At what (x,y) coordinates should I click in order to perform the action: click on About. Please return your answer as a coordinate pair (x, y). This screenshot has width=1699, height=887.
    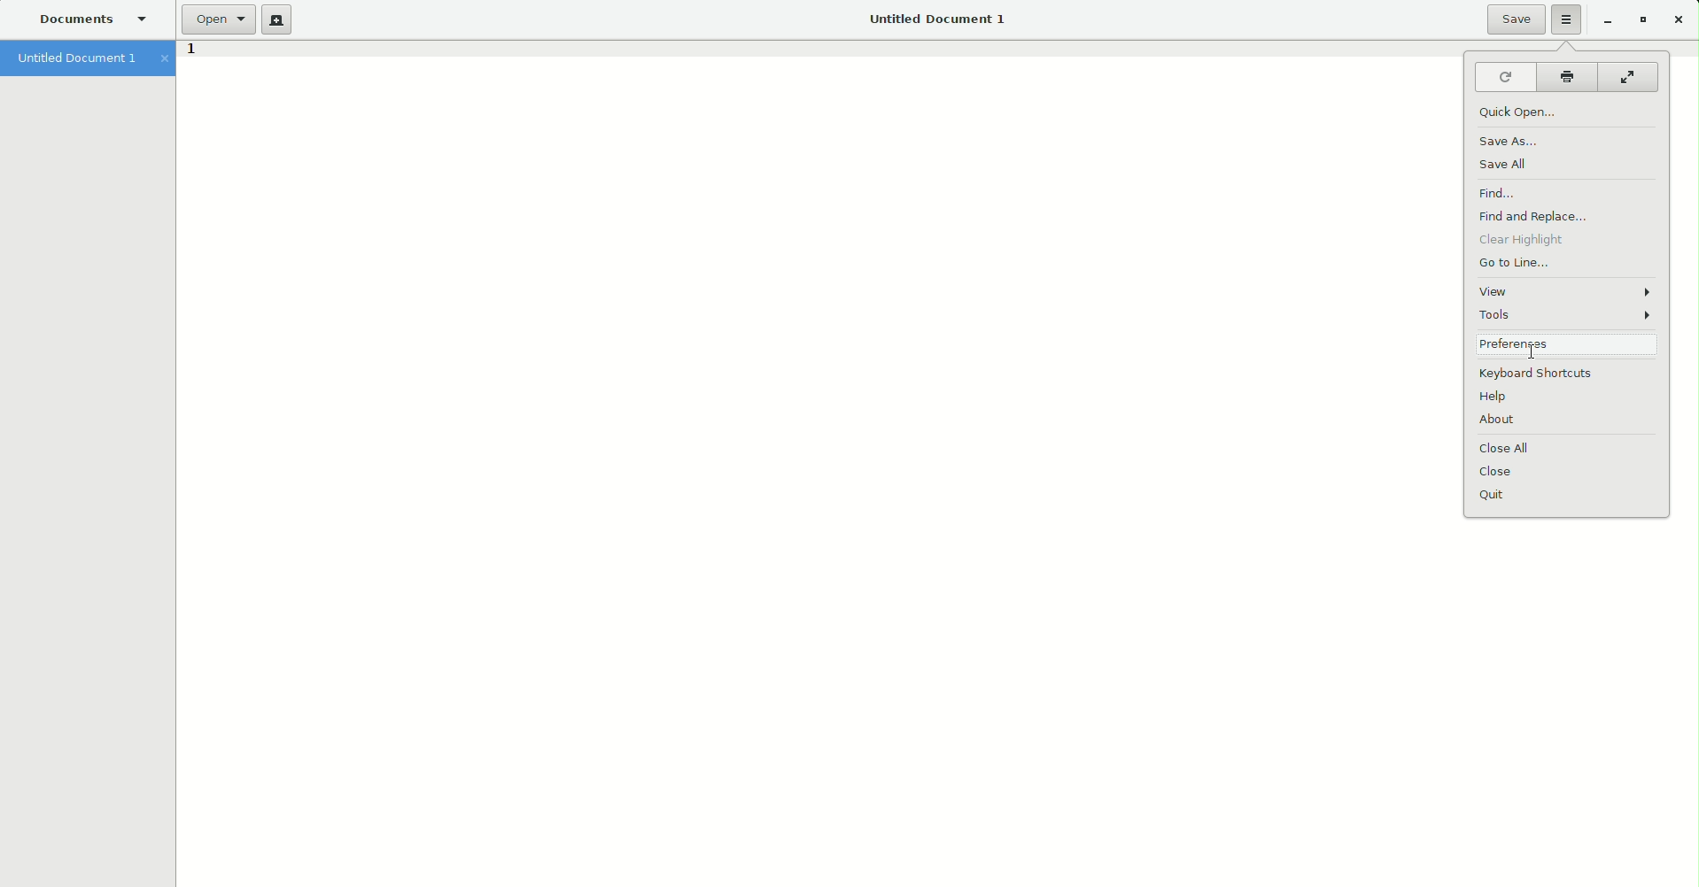
    Looking at the image, I should click on (1501, 420).